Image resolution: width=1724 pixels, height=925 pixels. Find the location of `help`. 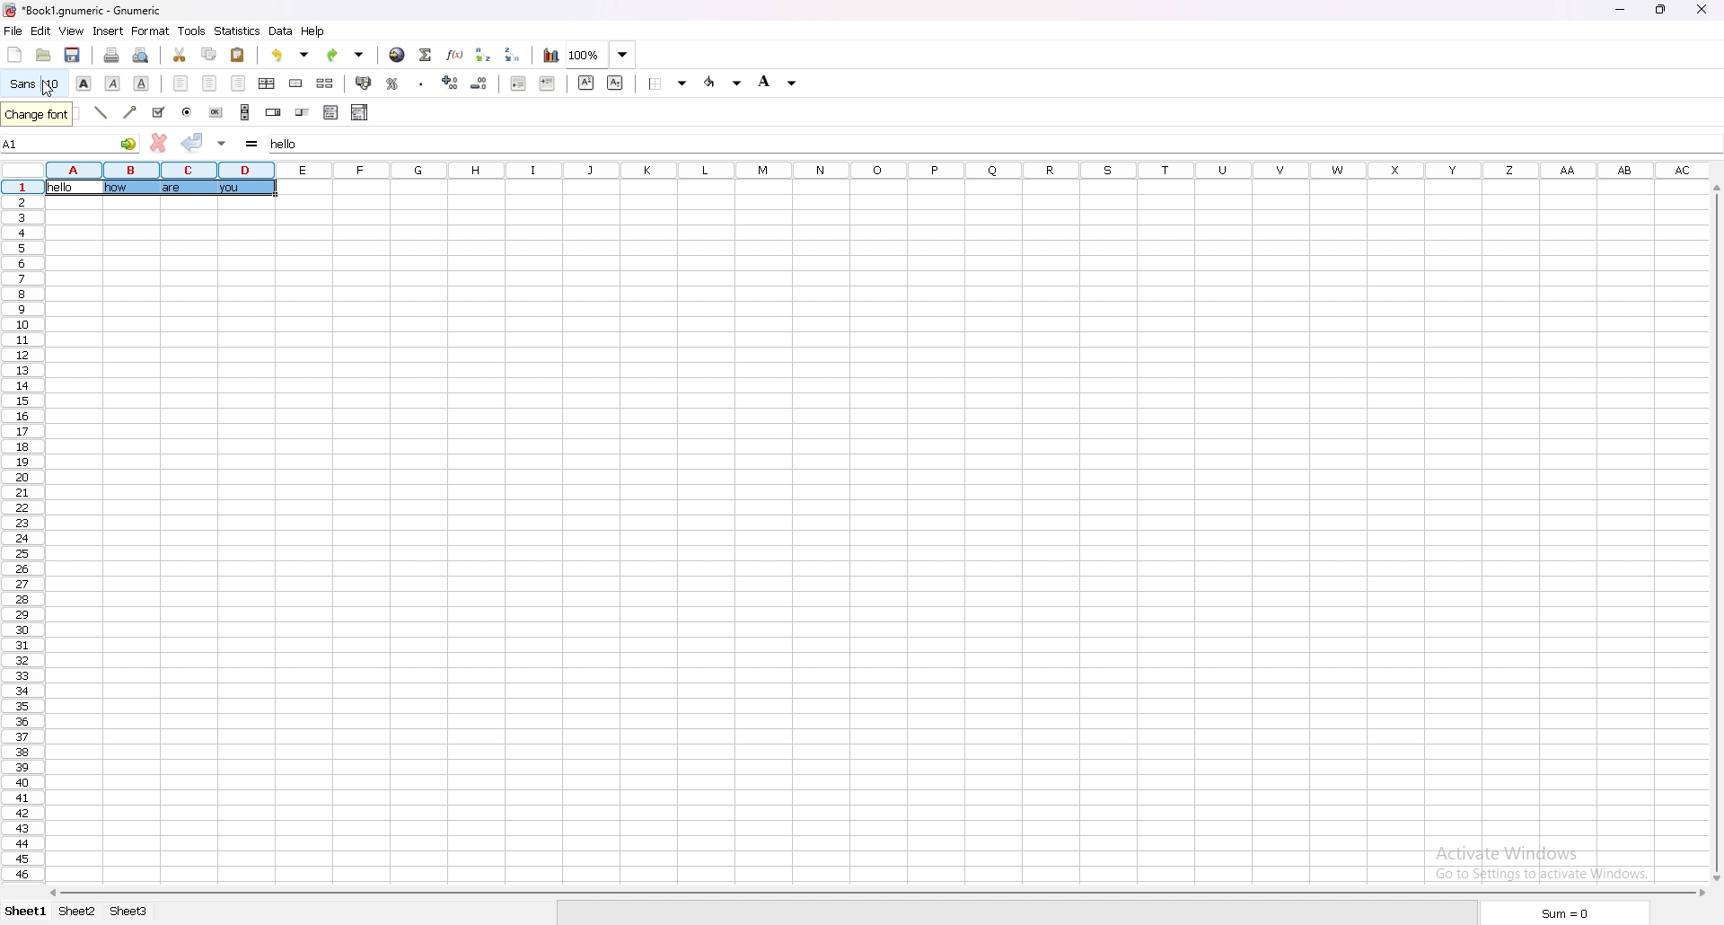

help is located at coordinates (315, 31).